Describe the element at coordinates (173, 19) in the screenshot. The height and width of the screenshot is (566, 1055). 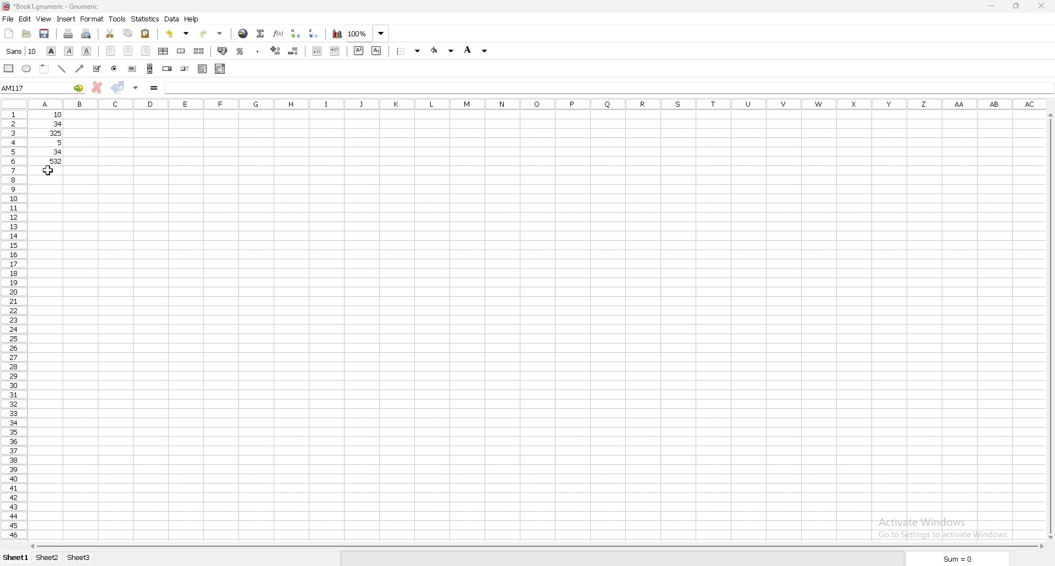
I see `data` at that location.